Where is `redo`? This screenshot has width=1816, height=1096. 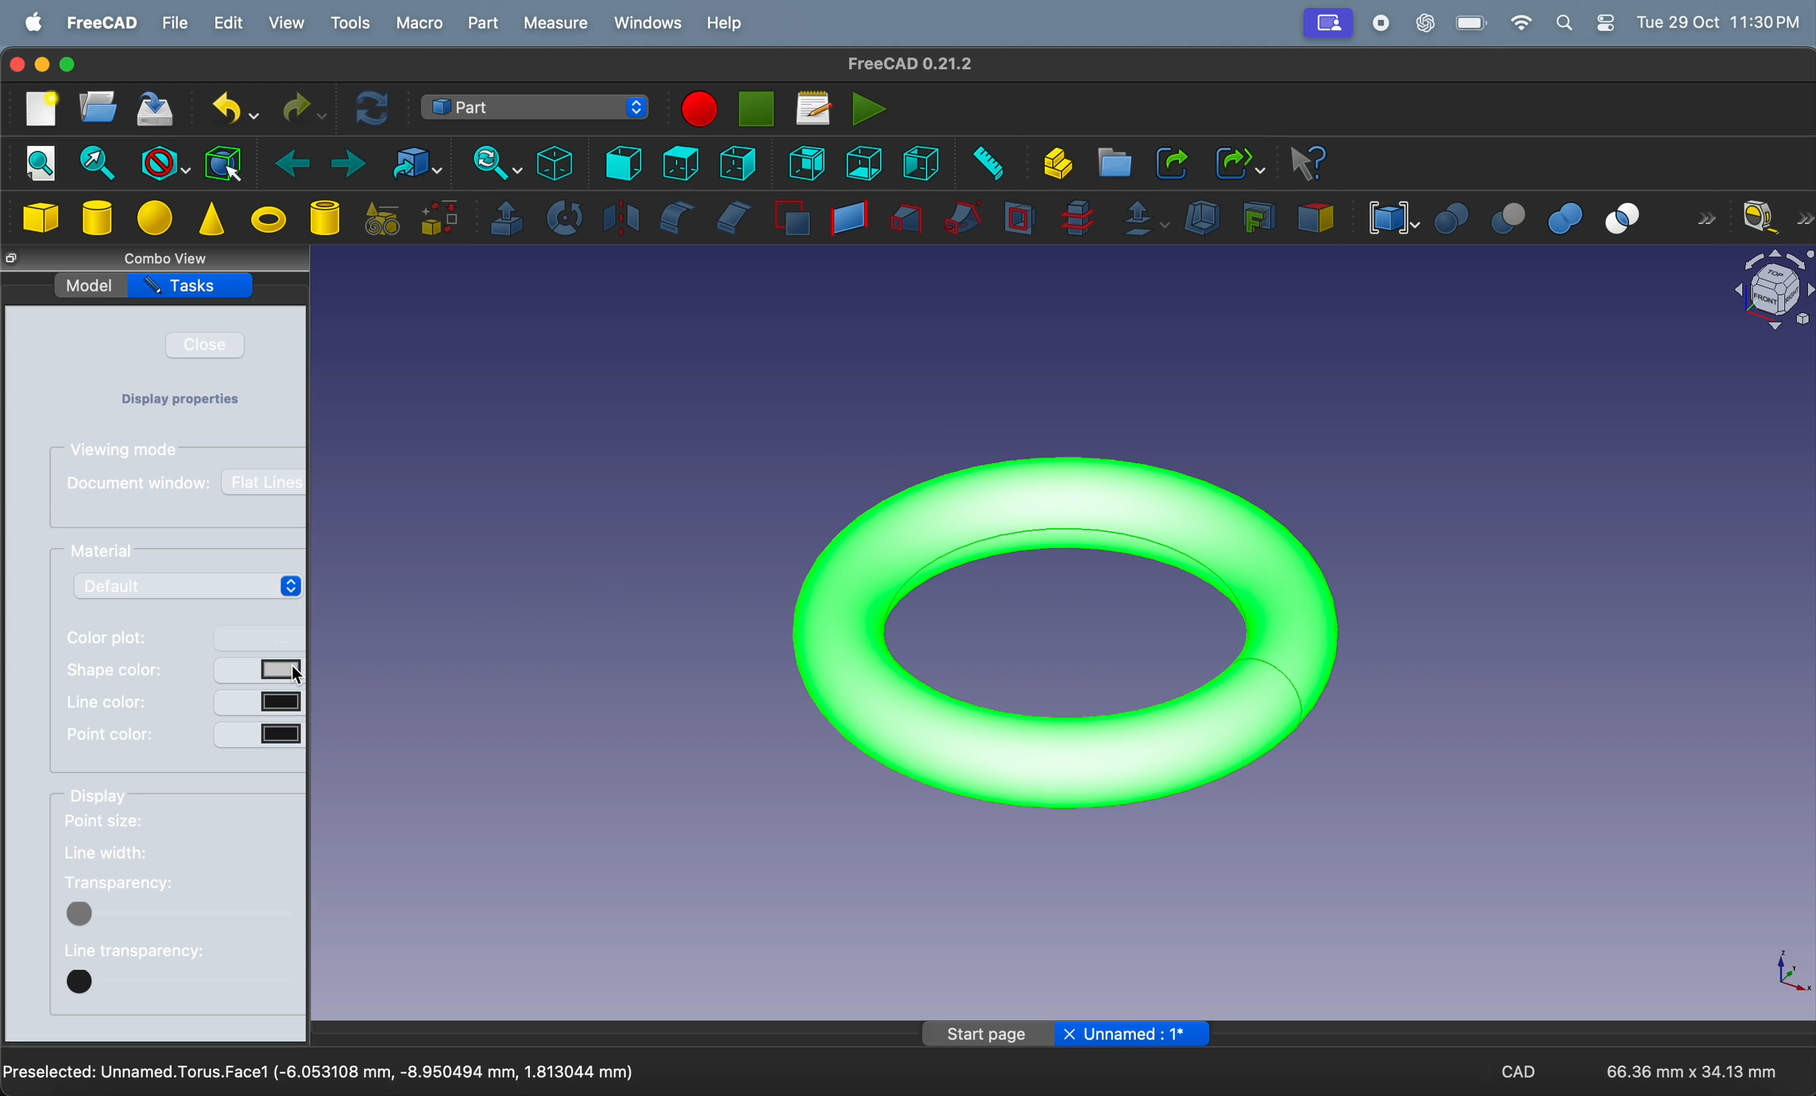
redo is located at coordinates (301, 105).